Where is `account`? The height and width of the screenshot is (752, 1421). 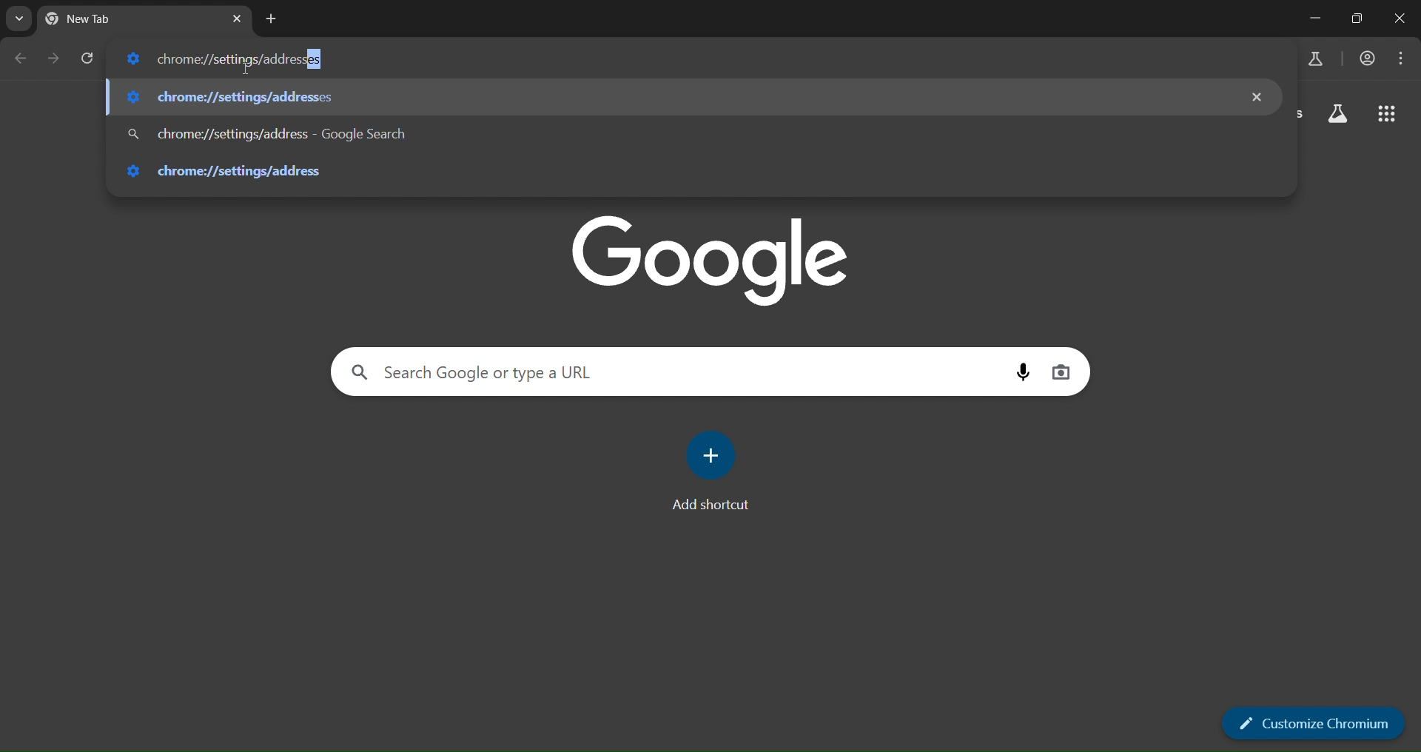 account is located at coordinates (1365, 60).